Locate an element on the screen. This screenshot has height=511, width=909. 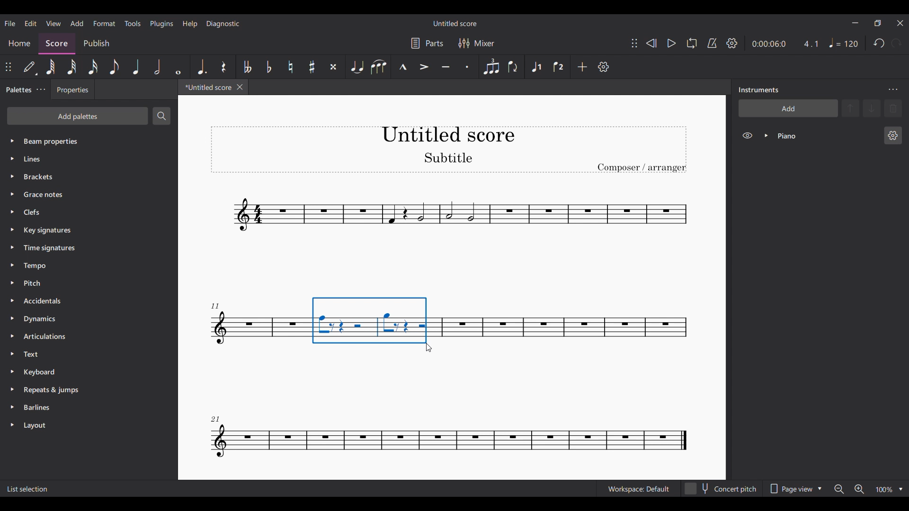
Metronome is located at coordinates (712, 43).